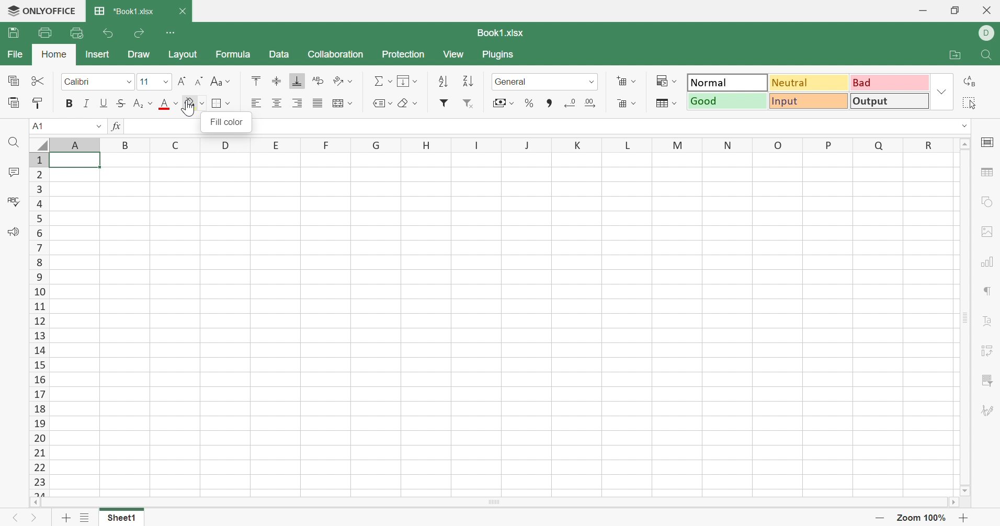  I want to click on Delete cells, so click(624, 102).